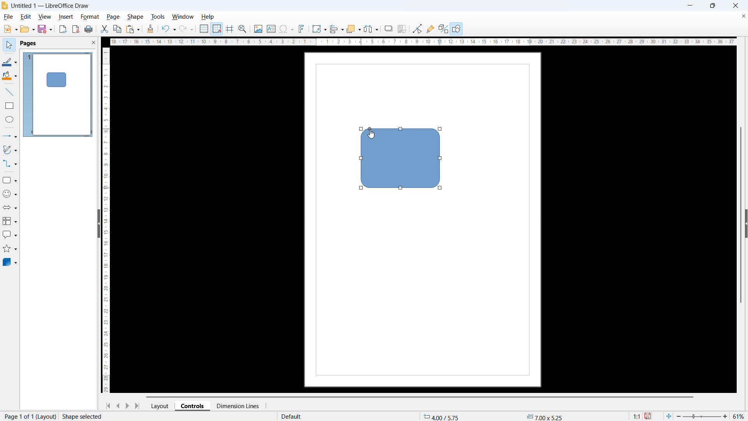 Image resolution: width=748 pixels, height=421 pixels. What do you see at coordinates (258, 28) in the screenshot?
I see `Insert image ` at bounding box center [258, 28].